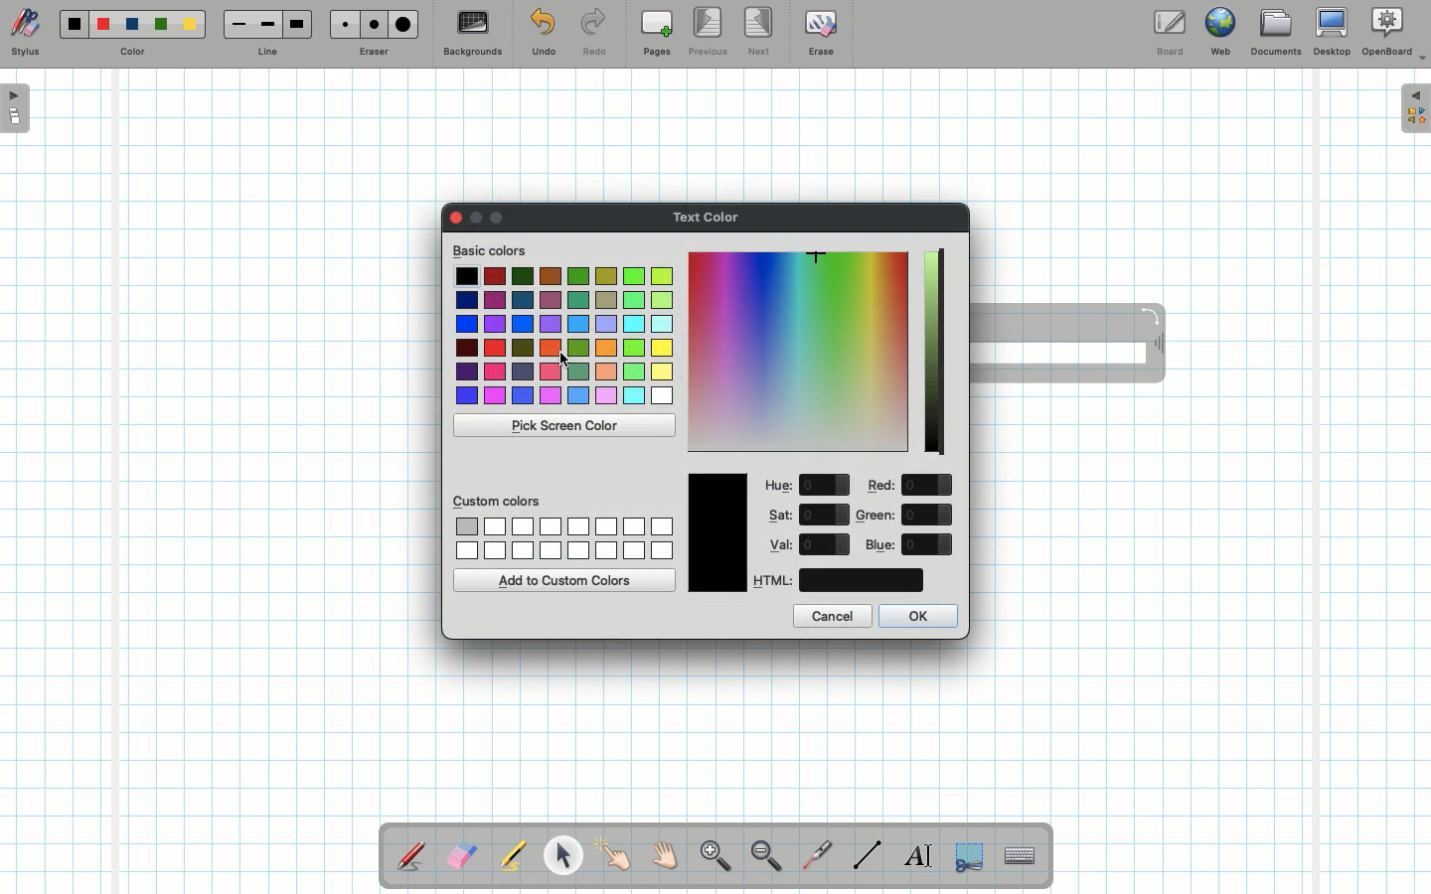 The height and width of the screenshot is (894, 1431). What do you see at coordinates (17, 107) in the screenshot?
I see `Open pages` at bounding box center [17, 107].